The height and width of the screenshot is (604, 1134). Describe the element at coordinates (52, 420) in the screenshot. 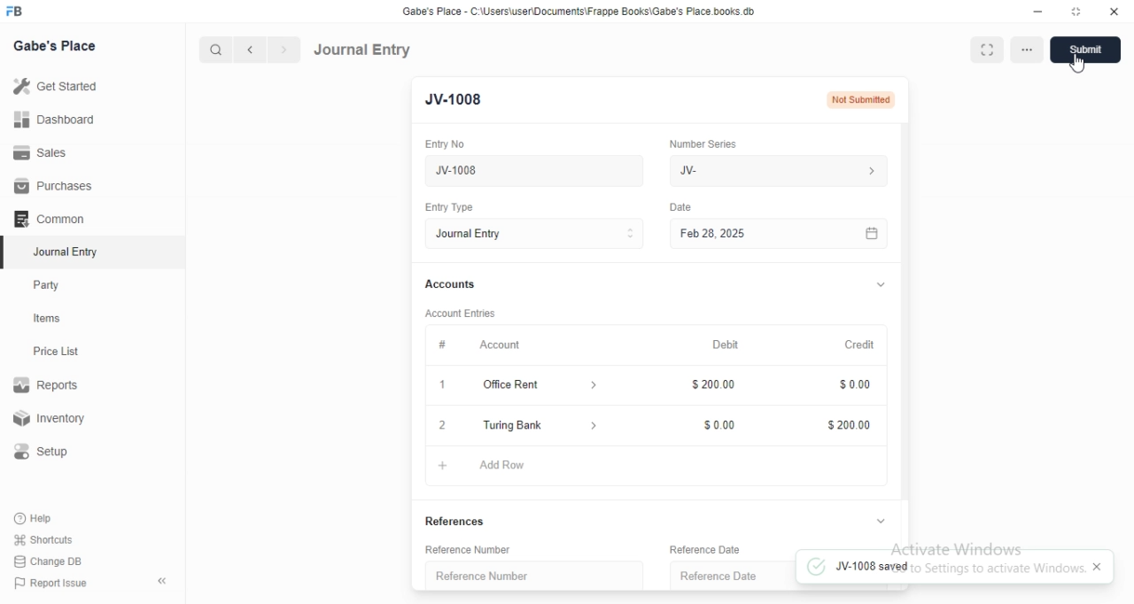

I see `Inventory` at that location.